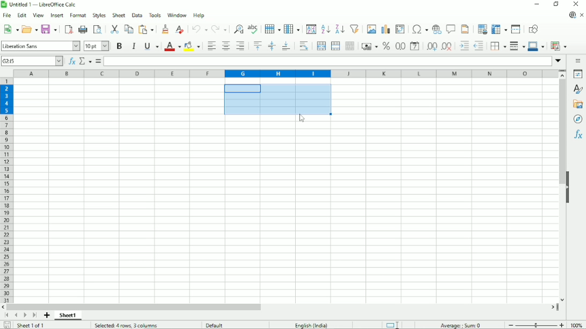  Describe the element at coordinates (536, 46) in the screenshot. I see `Border color` at that location.